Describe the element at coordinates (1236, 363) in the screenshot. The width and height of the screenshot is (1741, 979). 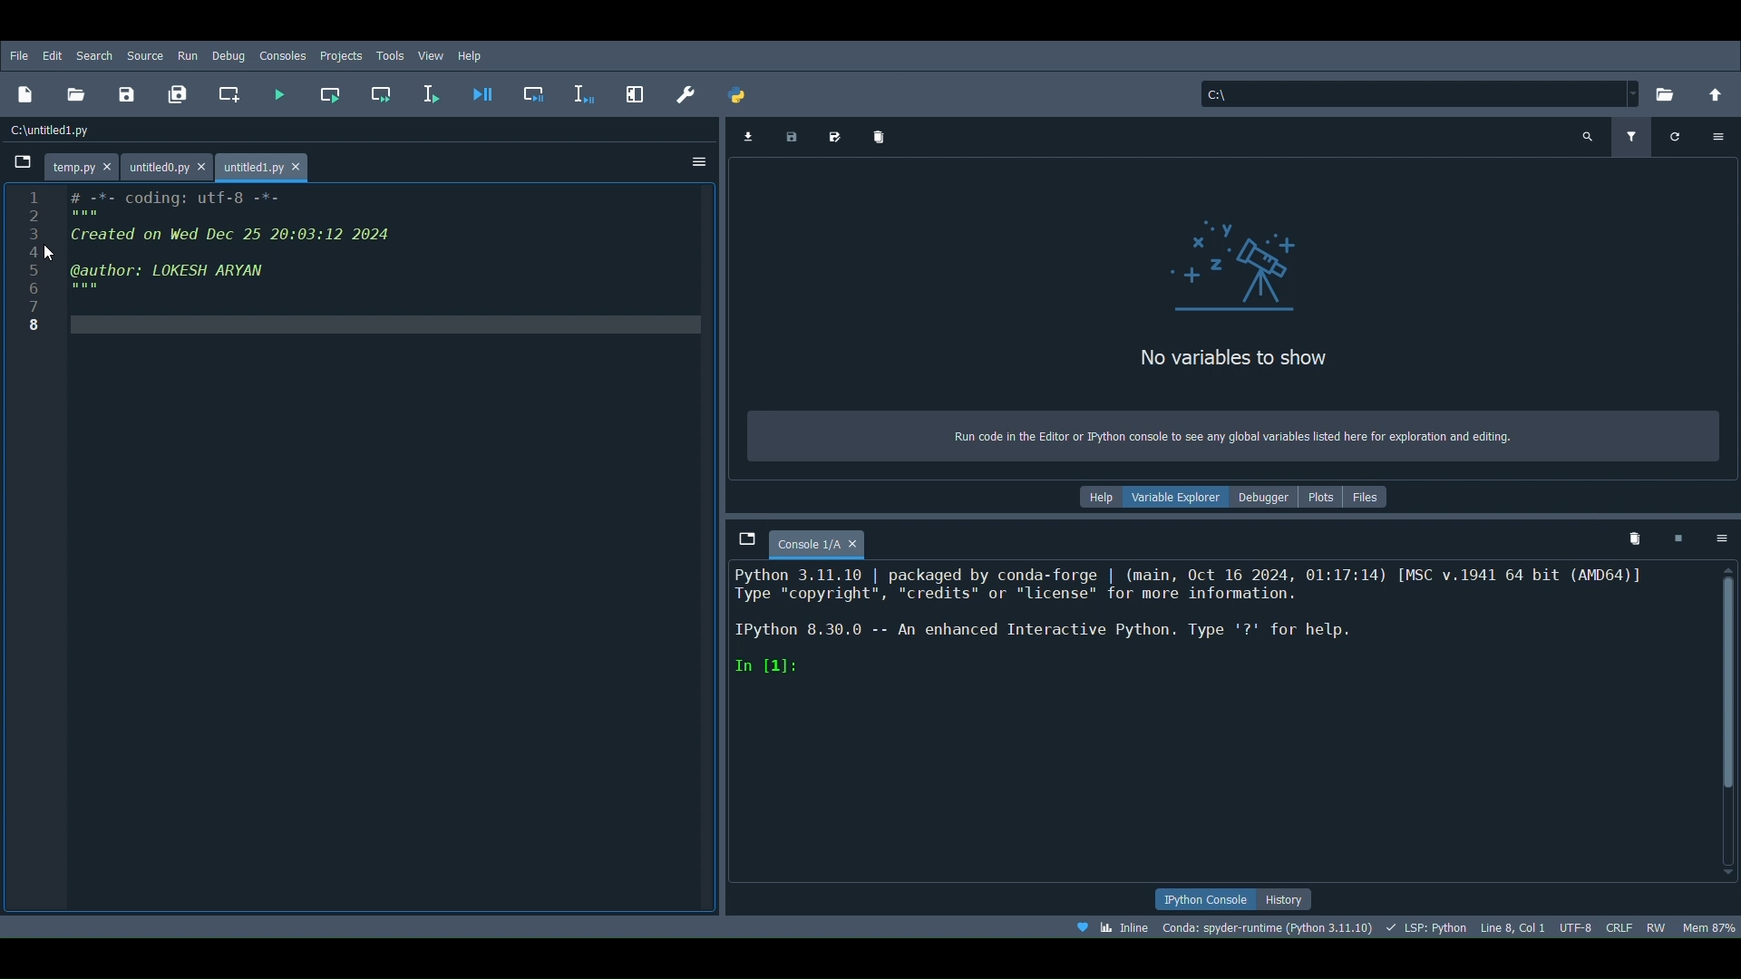
I see `No variables to show` at that location.